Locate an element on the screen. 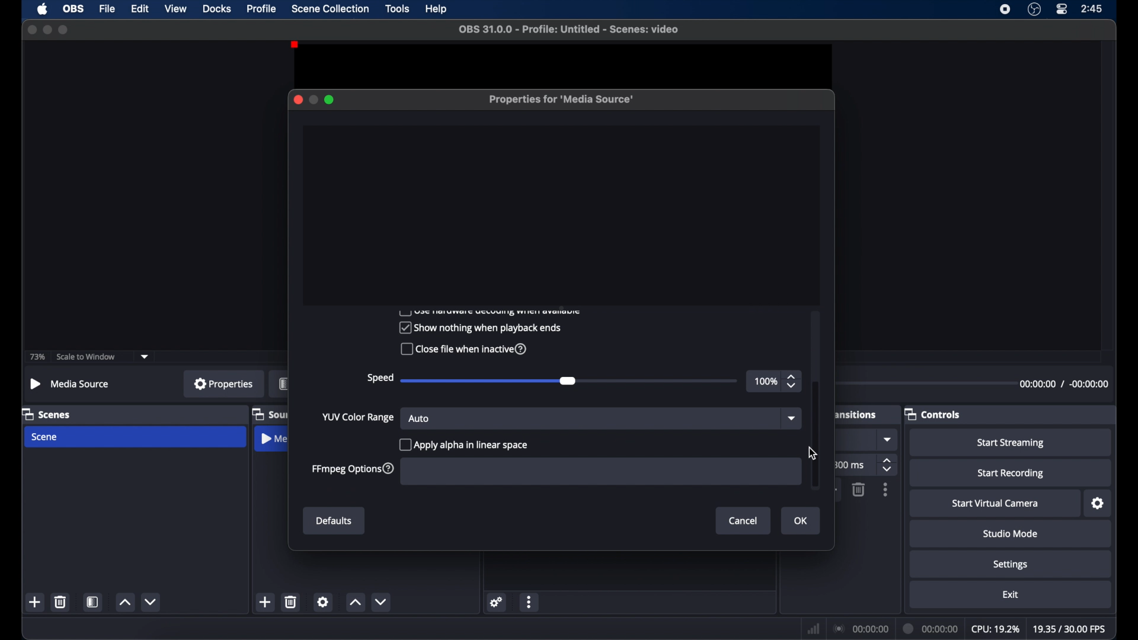  connection is located at coordinates (861, 628).